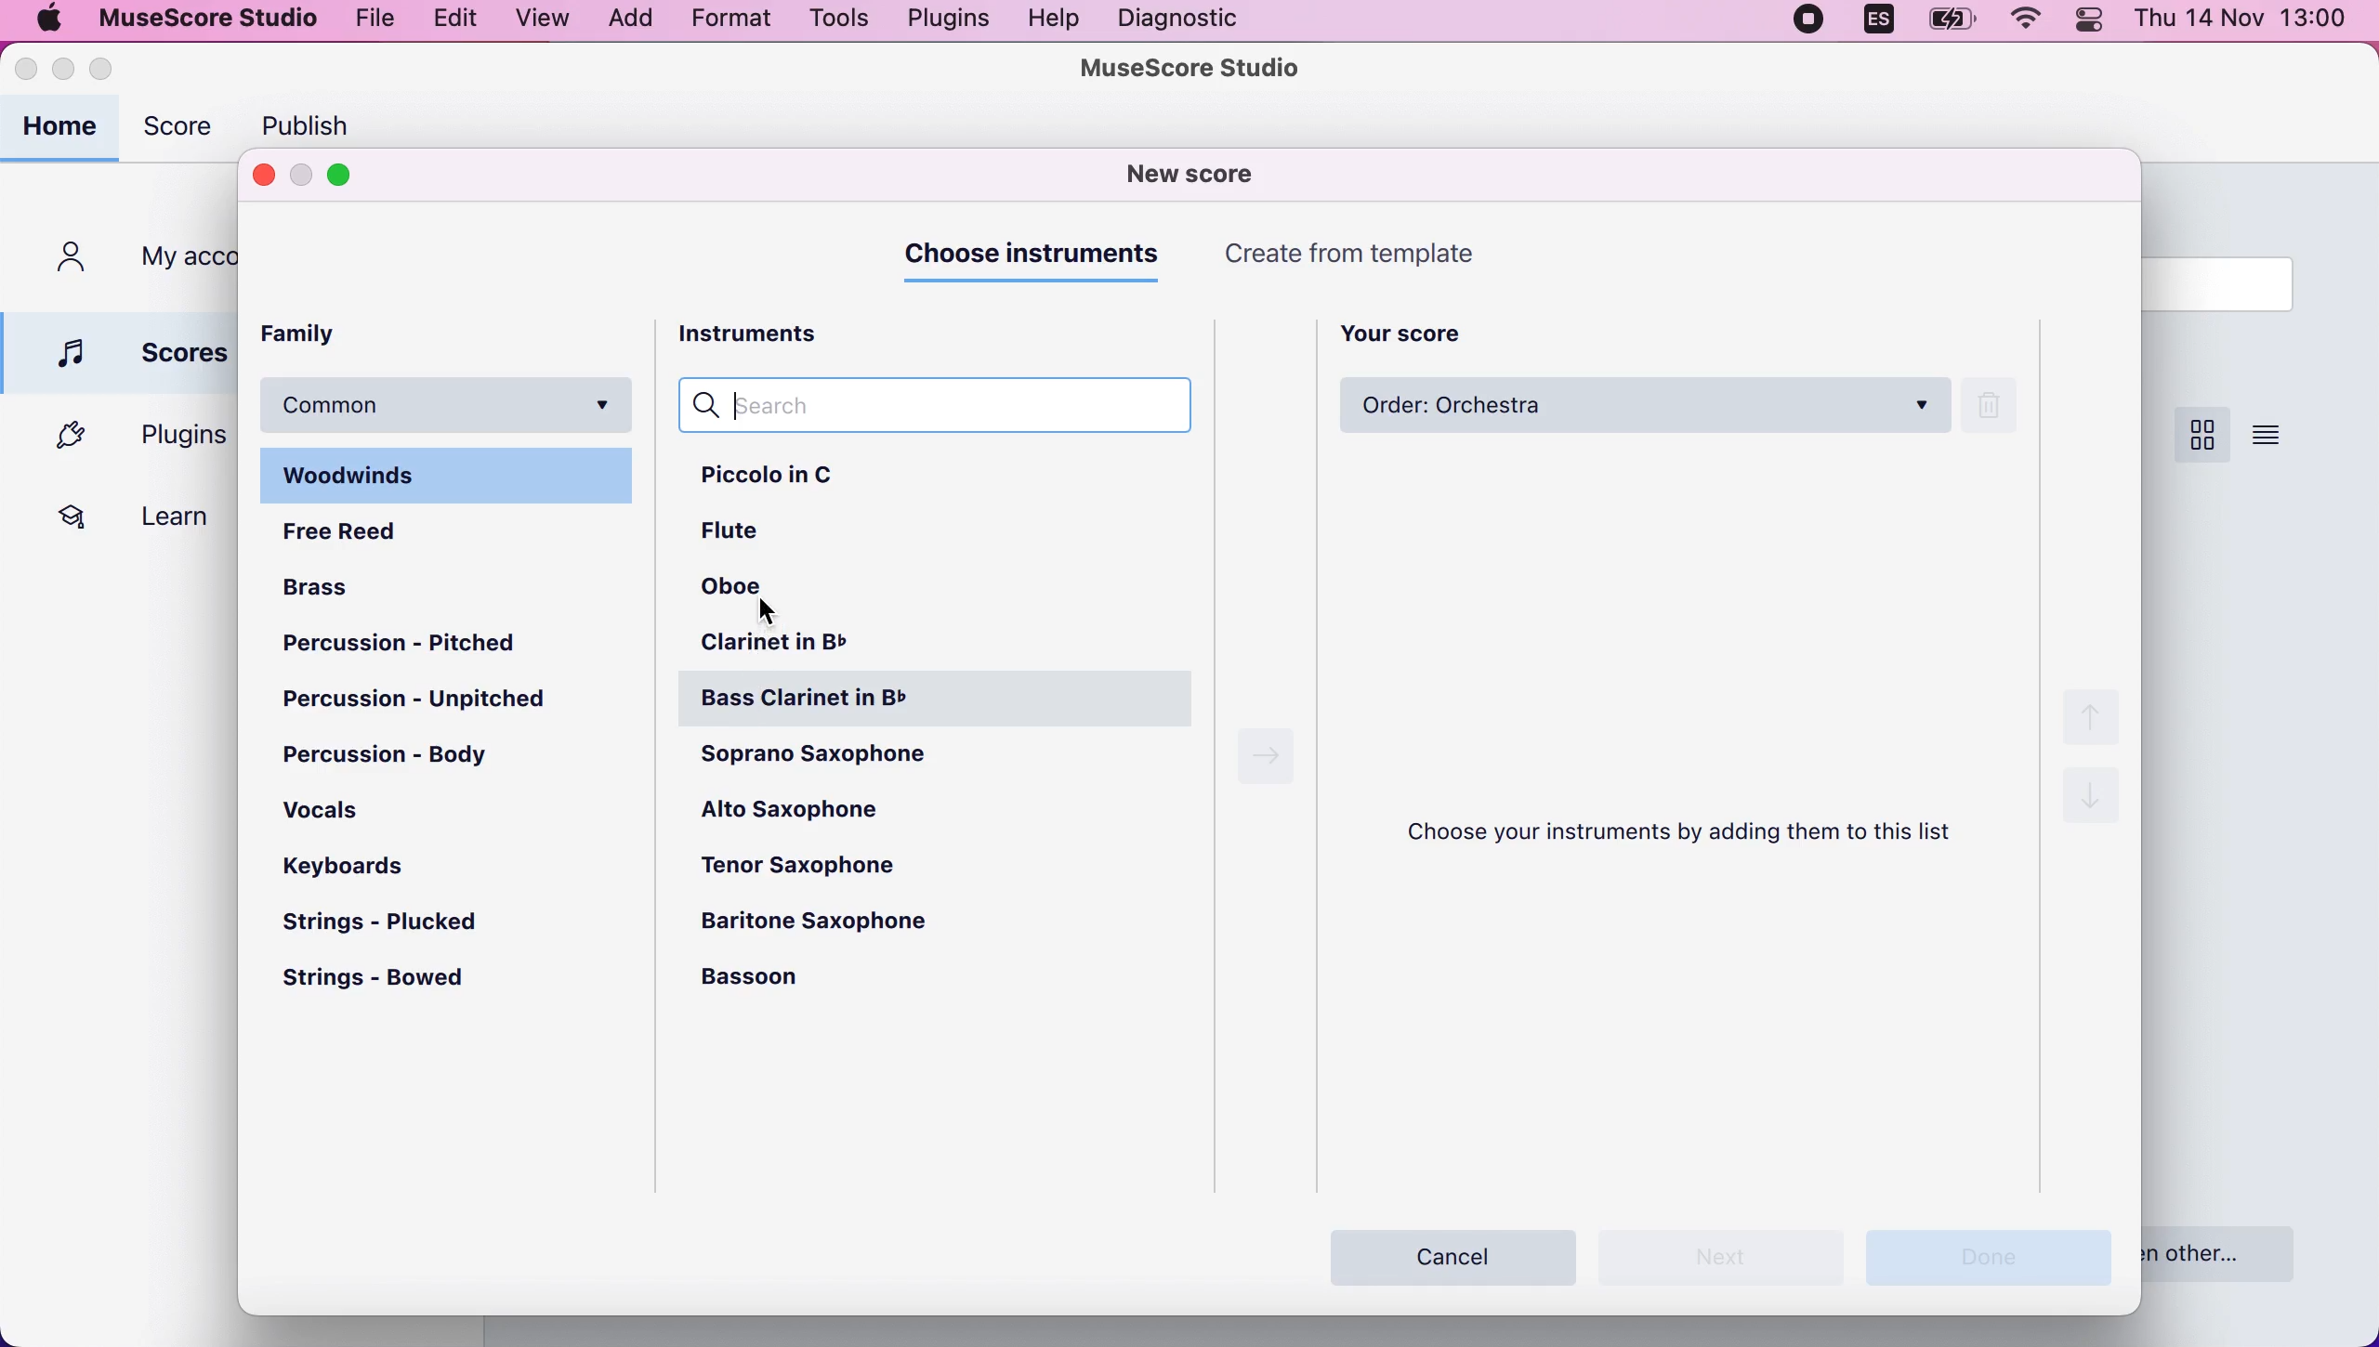  I want to click on help, so click(1056, 20).